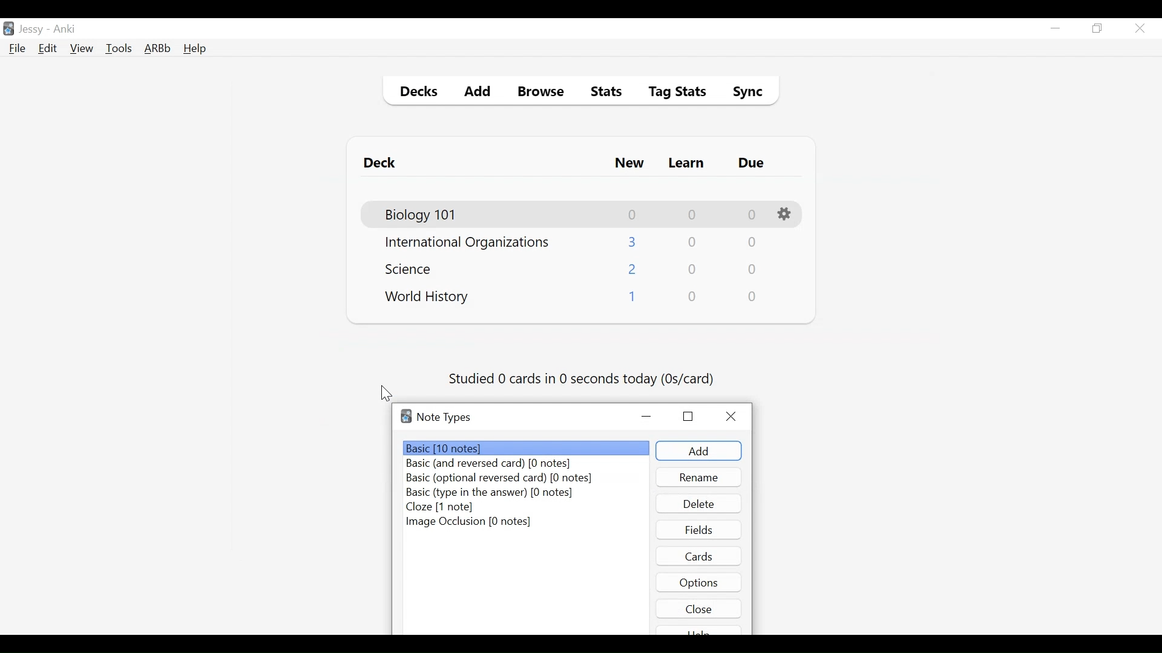 Image resolution: width=1162 pixels, height=653 pixels. What do you see at coordinates (65, 29) in the screenshot?
I see `Anki` at bounding box center [65, 29].